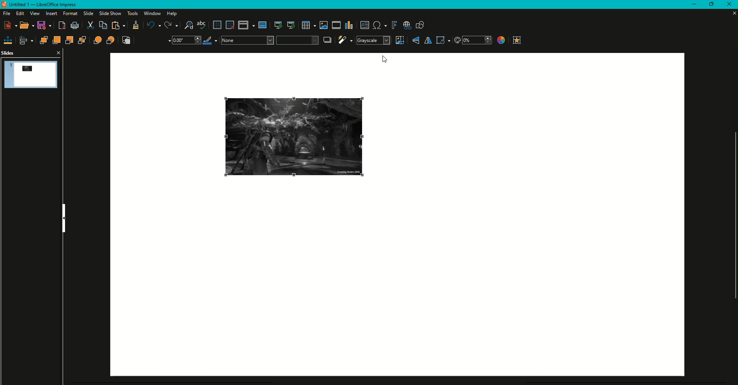 Image resolution: width=738 pixels, height=385 pixels. Describe the element at coordinates (710, 5) in the screenshot. I see `Restore` at that location.